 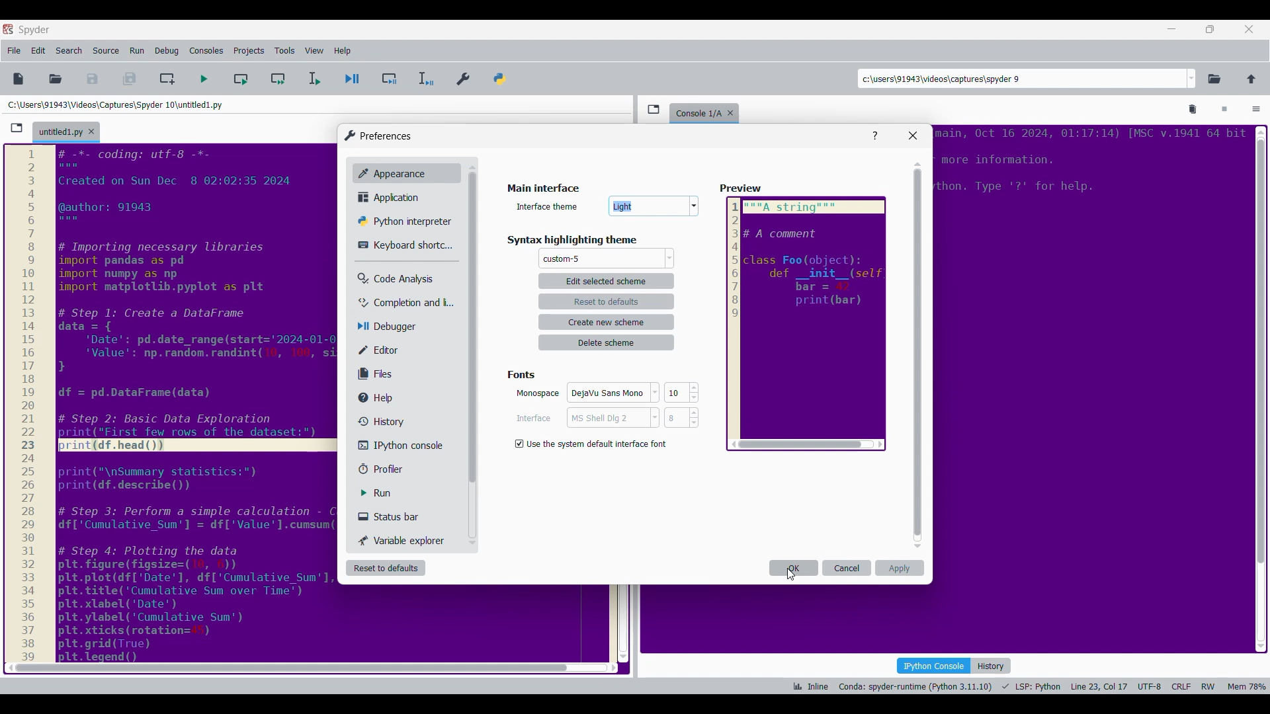 I want to click on Enter locations, so click(x=1021, y=79).